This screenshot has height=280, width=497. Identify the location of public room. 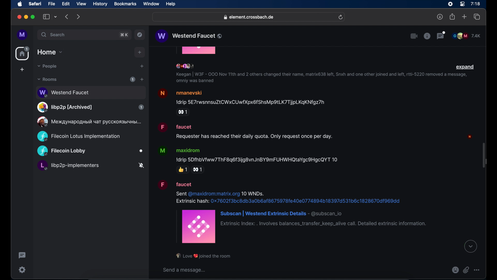
(90, 92).